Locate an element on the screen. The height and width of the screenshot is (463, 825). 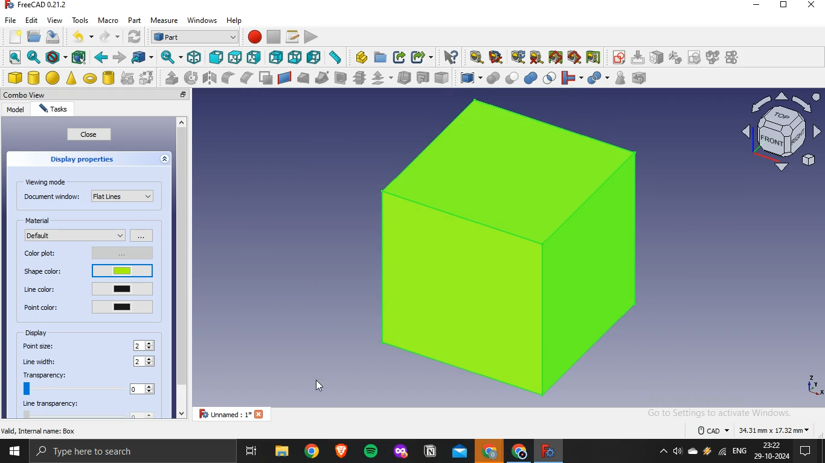
text is located at coordinates (754, 429).